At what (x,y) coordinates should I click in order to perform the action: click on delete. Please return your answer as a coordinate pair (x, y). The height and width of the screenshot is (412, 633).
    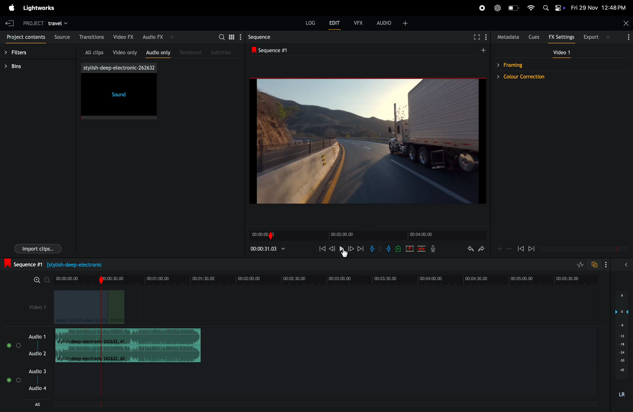
    Looking at the image, I should click on (422, 248).